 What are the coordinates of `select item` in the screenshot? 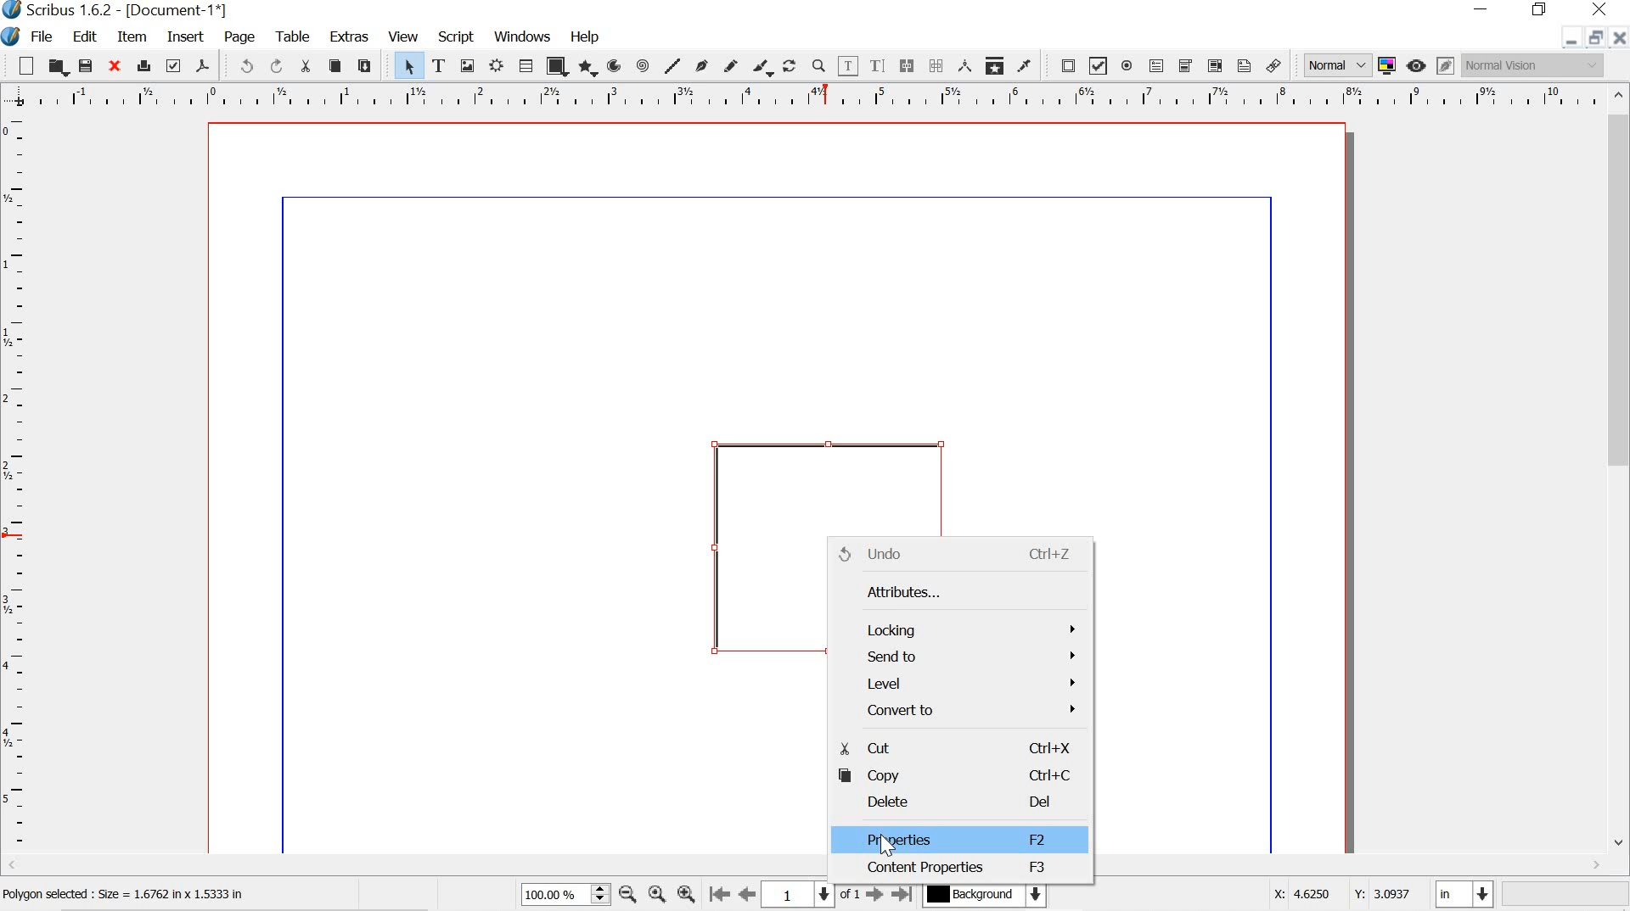 It's located at (409, 66).